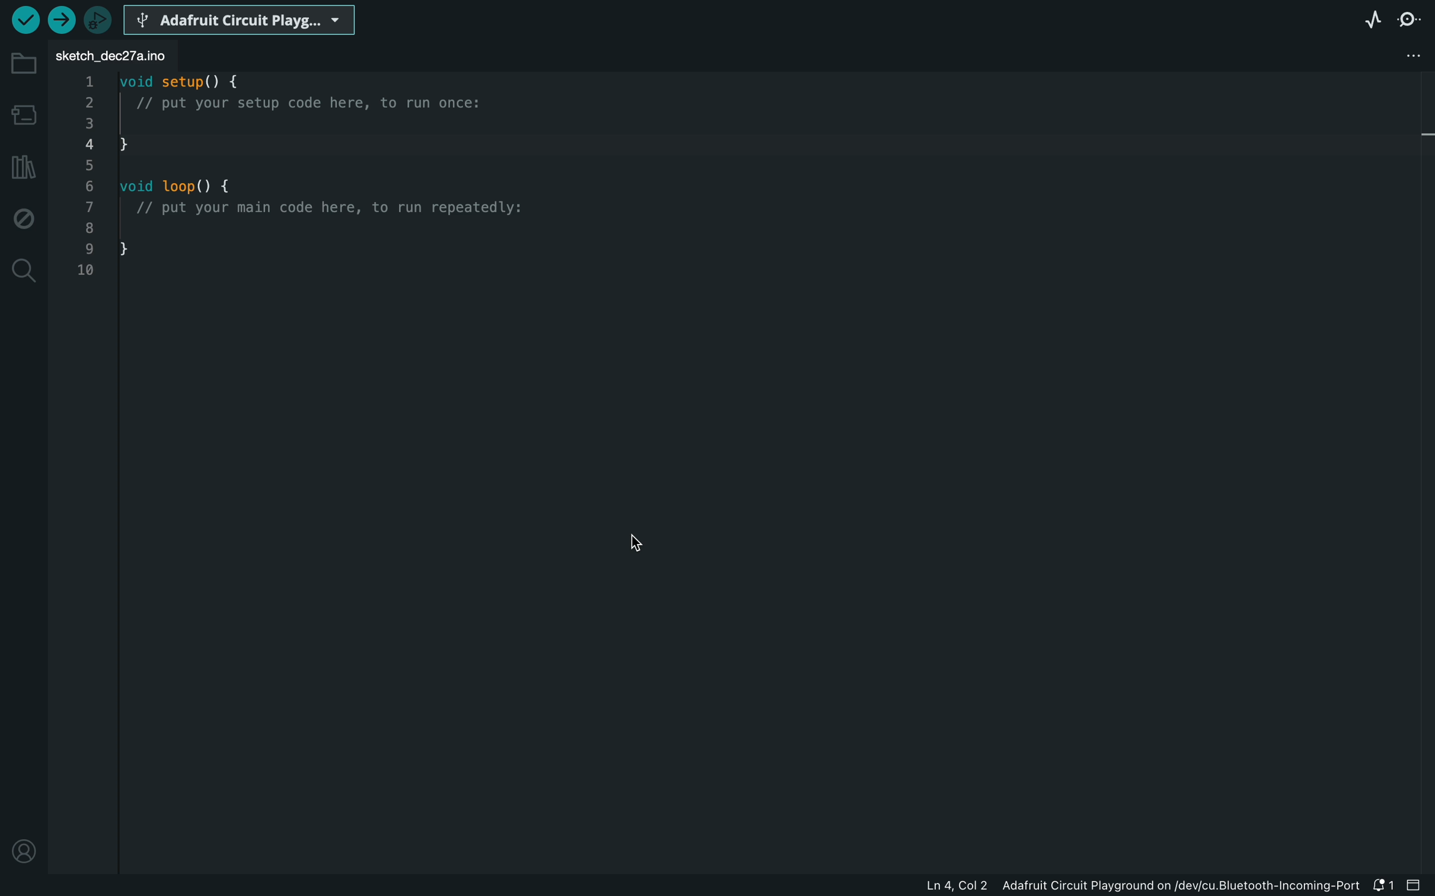 This screenshot has height=896, width=1435. Describe the element at coordinates (1373, 18) in the screenshot. I see `serial plotter` at that location.